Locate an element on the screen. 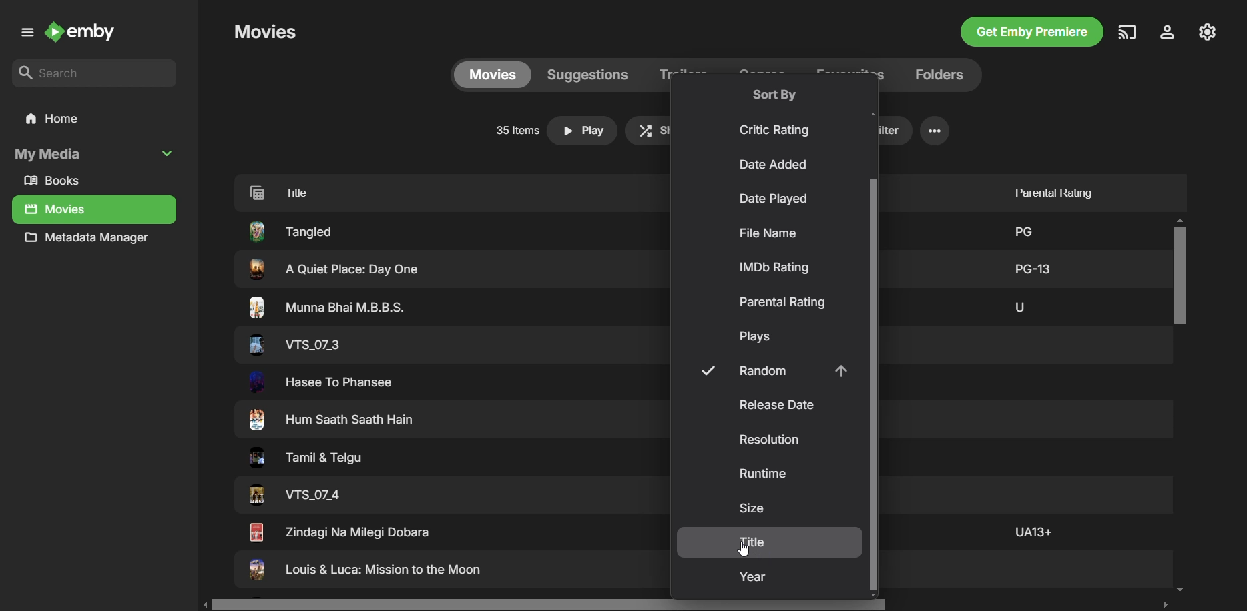 The width and height of the screenshot is (1247, 611). Suggestions is located at coordinates (587, 74).